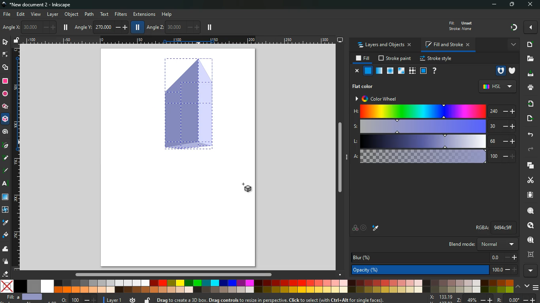  I want to click on layer 1, so click(115, 299).